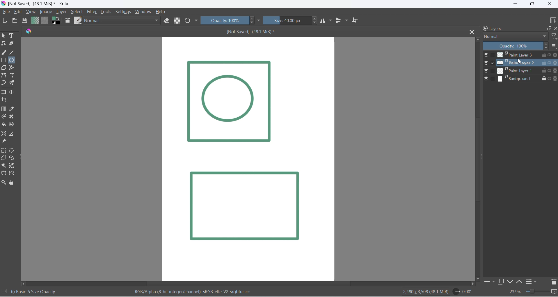 The width and height of the screenshot is (558, 297). Describe the element at coordinates (542, 55) in the screenshot. I see `unlock` at that location.